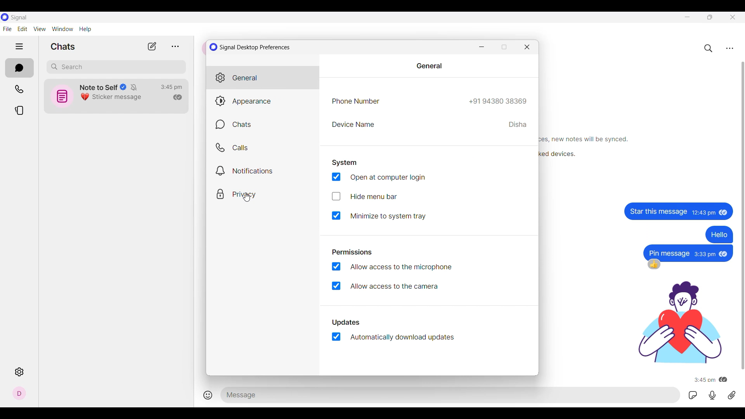  Describe the element at coordinates (352, 252) in the screenshot. I see `permissions` at that location.